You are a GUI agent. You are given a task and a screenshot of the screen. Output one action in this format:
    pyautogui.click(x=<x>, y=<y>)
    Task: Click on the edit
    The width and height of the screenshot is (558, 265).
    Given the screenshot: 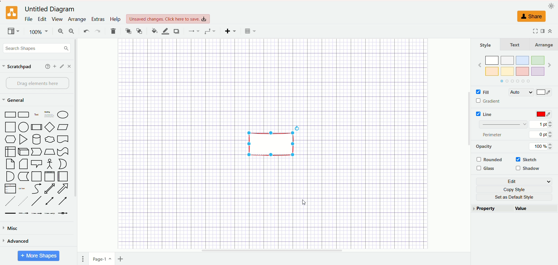 What is the action you would take?
    pyautogui.click(x=61, y=66)
    